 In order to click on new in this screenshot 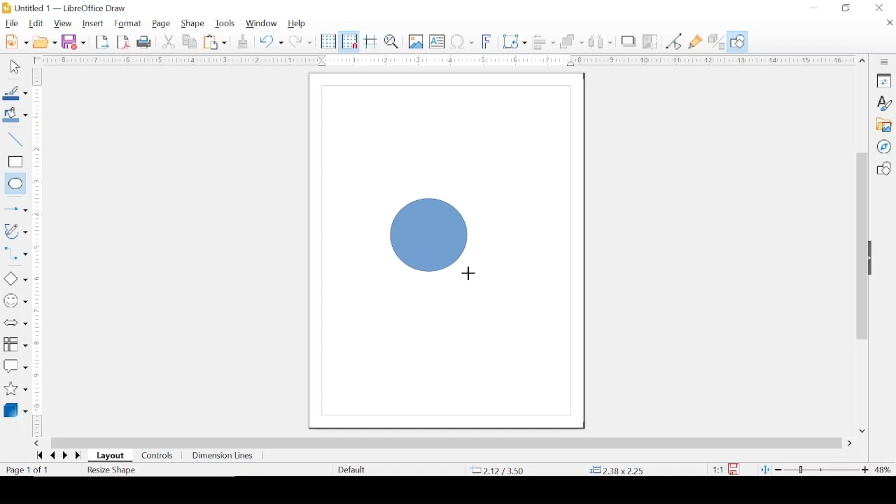, I will do `click(16, 41)`.